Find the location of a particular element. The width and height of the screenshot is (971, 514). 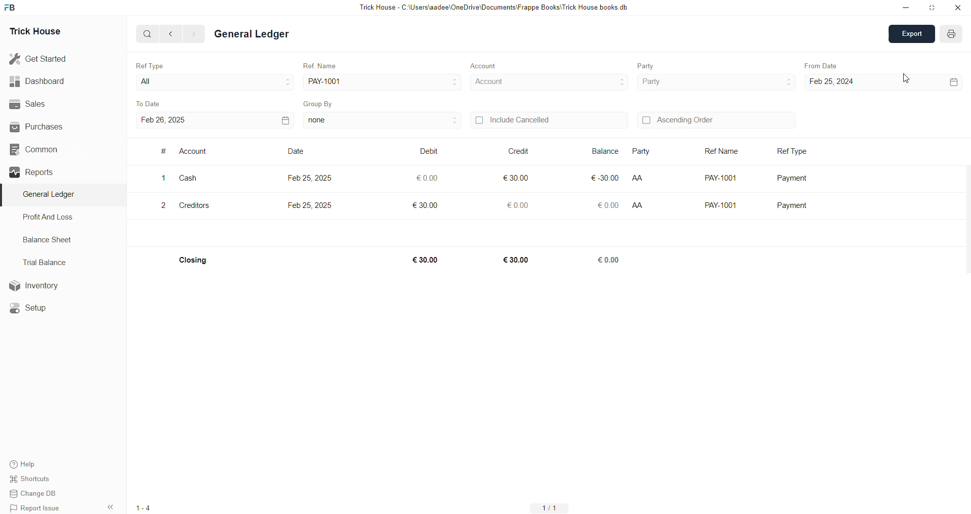

Purchase Items is located at coordinates (52, 215).